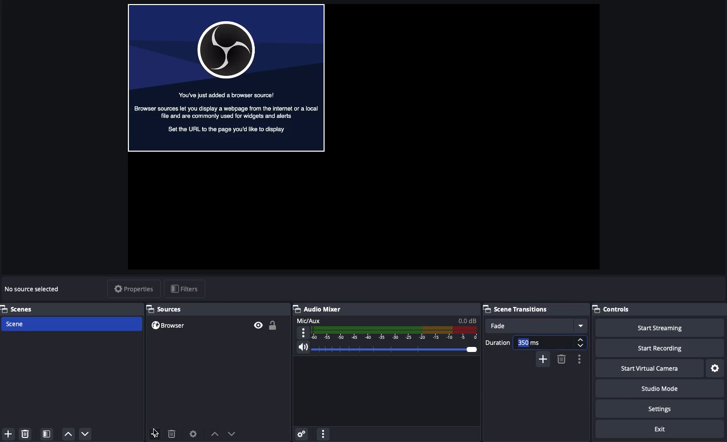 This screenshot has height=442, width=727. What do you see at coordinates (658, 348) in the screenshot?
I see `Start recording` at bounding box center [658, 348].